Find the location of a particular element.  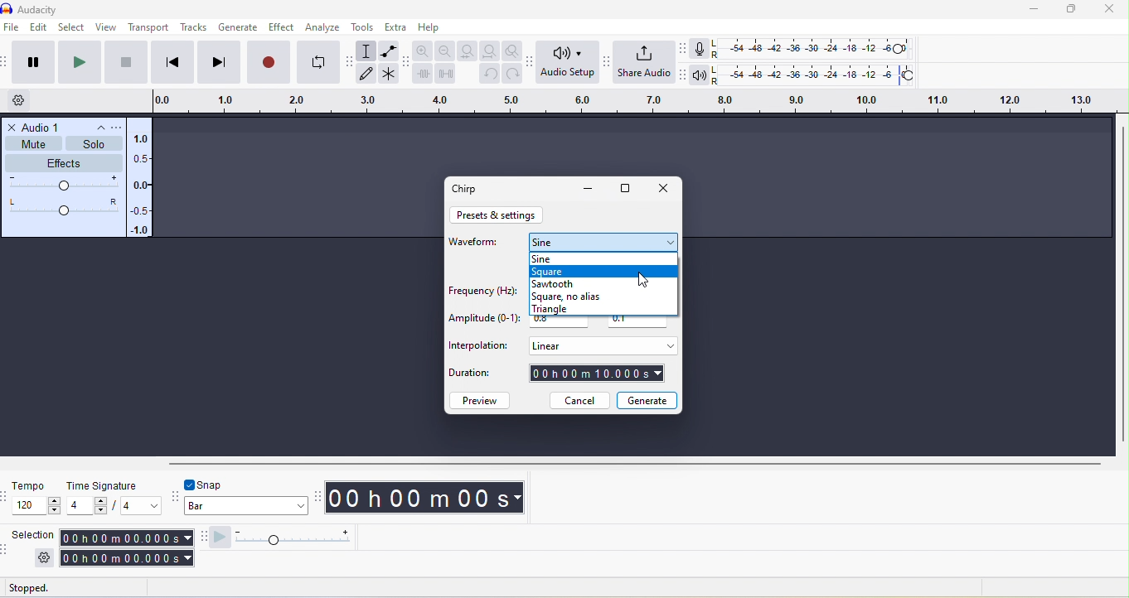

sine is located at coordinates (603, 242).